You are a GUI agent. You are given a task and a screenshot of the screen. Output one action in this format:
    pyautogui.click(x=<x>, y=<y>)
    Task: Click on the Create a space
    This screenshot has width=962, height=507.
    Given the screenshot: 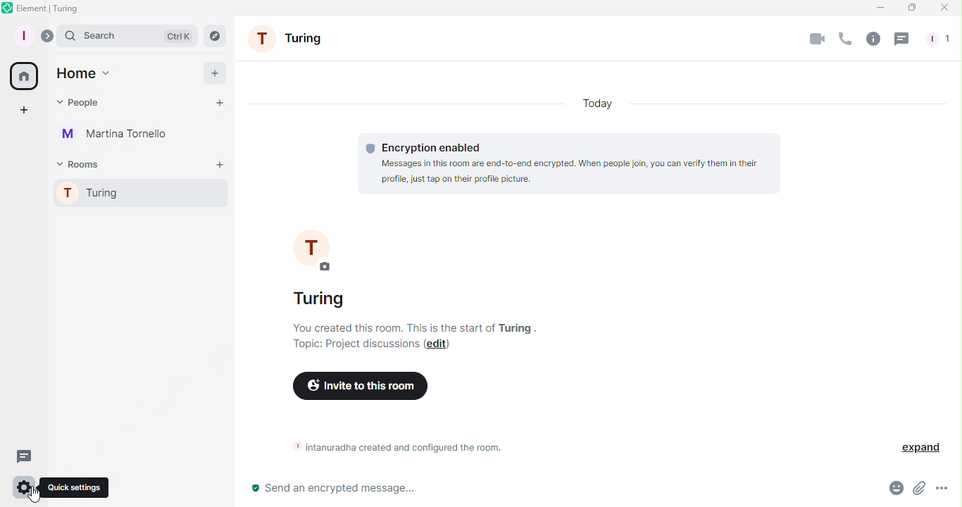 What is the action you would take?
    pyautogui.click(x=26, y=110)
    